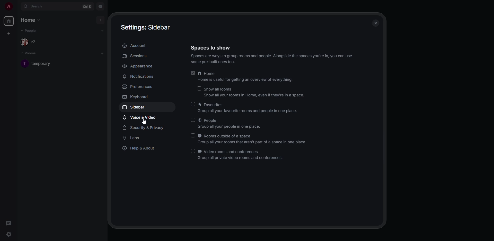 The height and width of the screenshot is (241, 494). Describe the element at coordinates (245, 112) in the screenshot. I see `Group all your favourite rooms and people in one place.` at that location.